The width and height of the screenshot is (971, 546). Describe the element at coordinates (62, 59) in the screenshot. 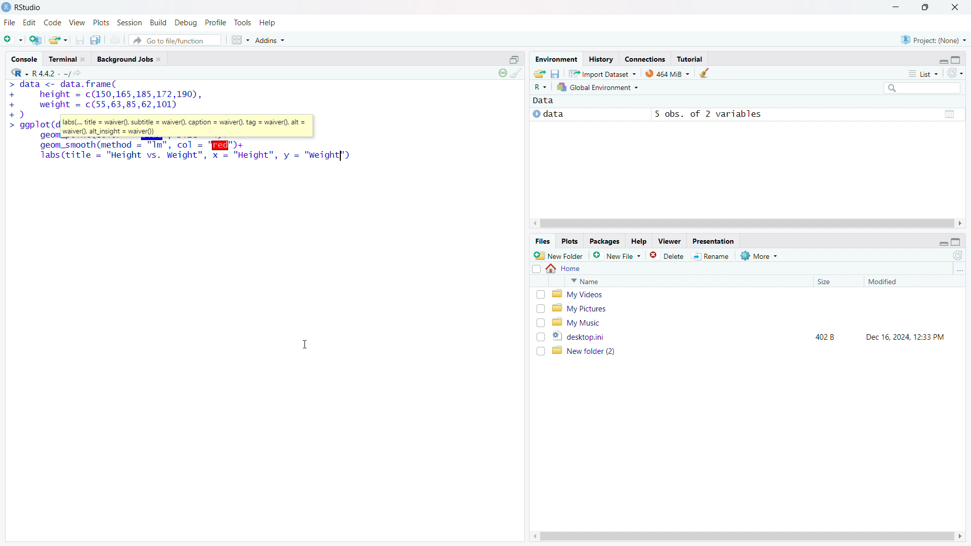

I see `terminal` at that location.